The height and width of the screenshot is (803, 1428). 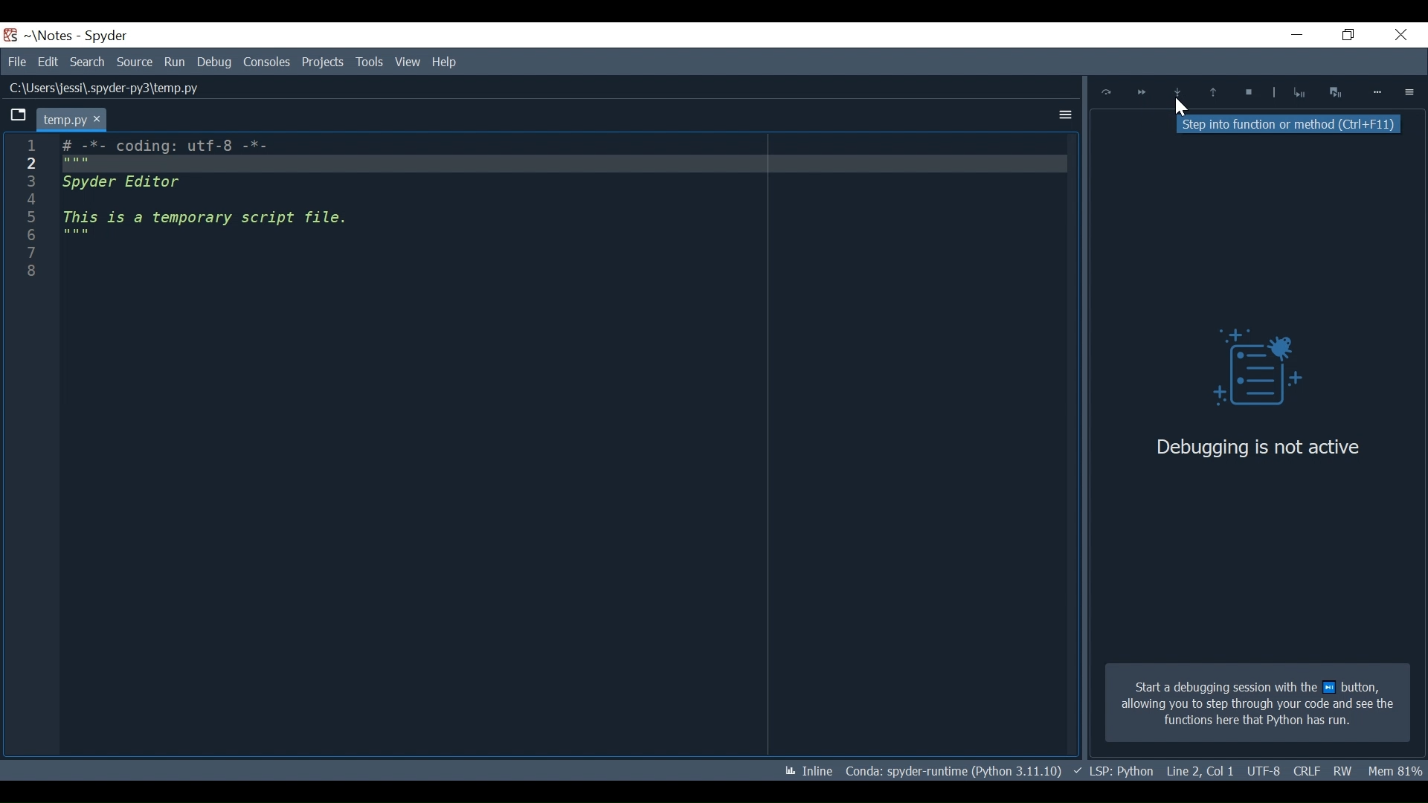 I want to click on Language, so click(x=1113, y=771).